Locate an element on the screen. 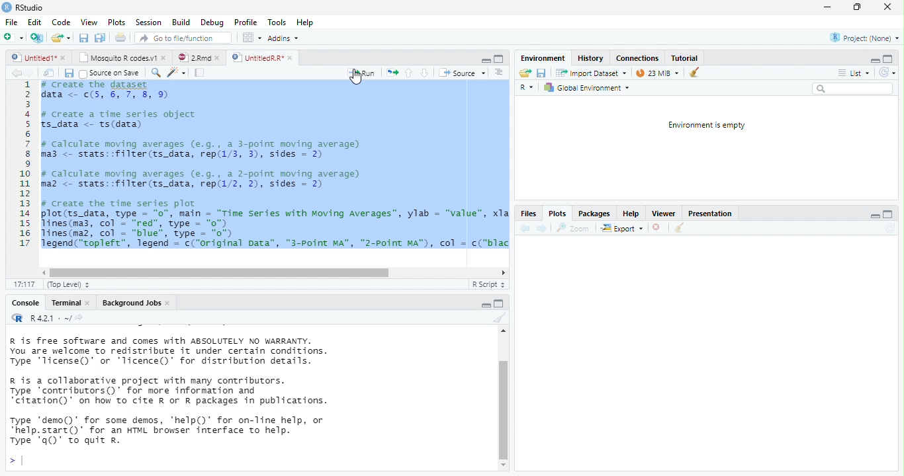  clear is located at coordinates (678, 229).